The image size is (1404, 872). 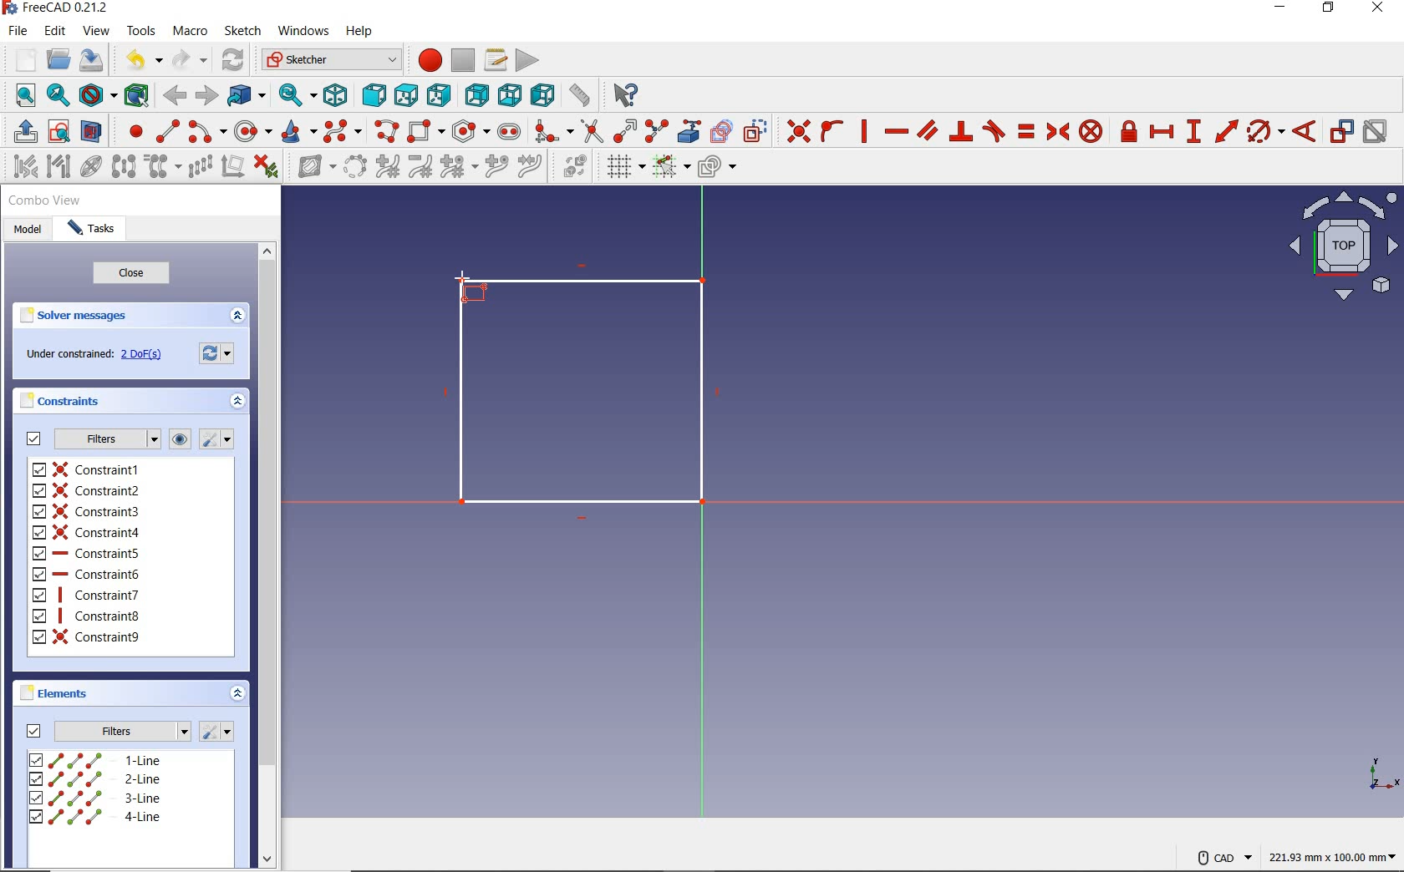 What do you see at coordinates (896, 131) in the screenshot?
I see `constrain horizontally` at bounding box center [896, 131].